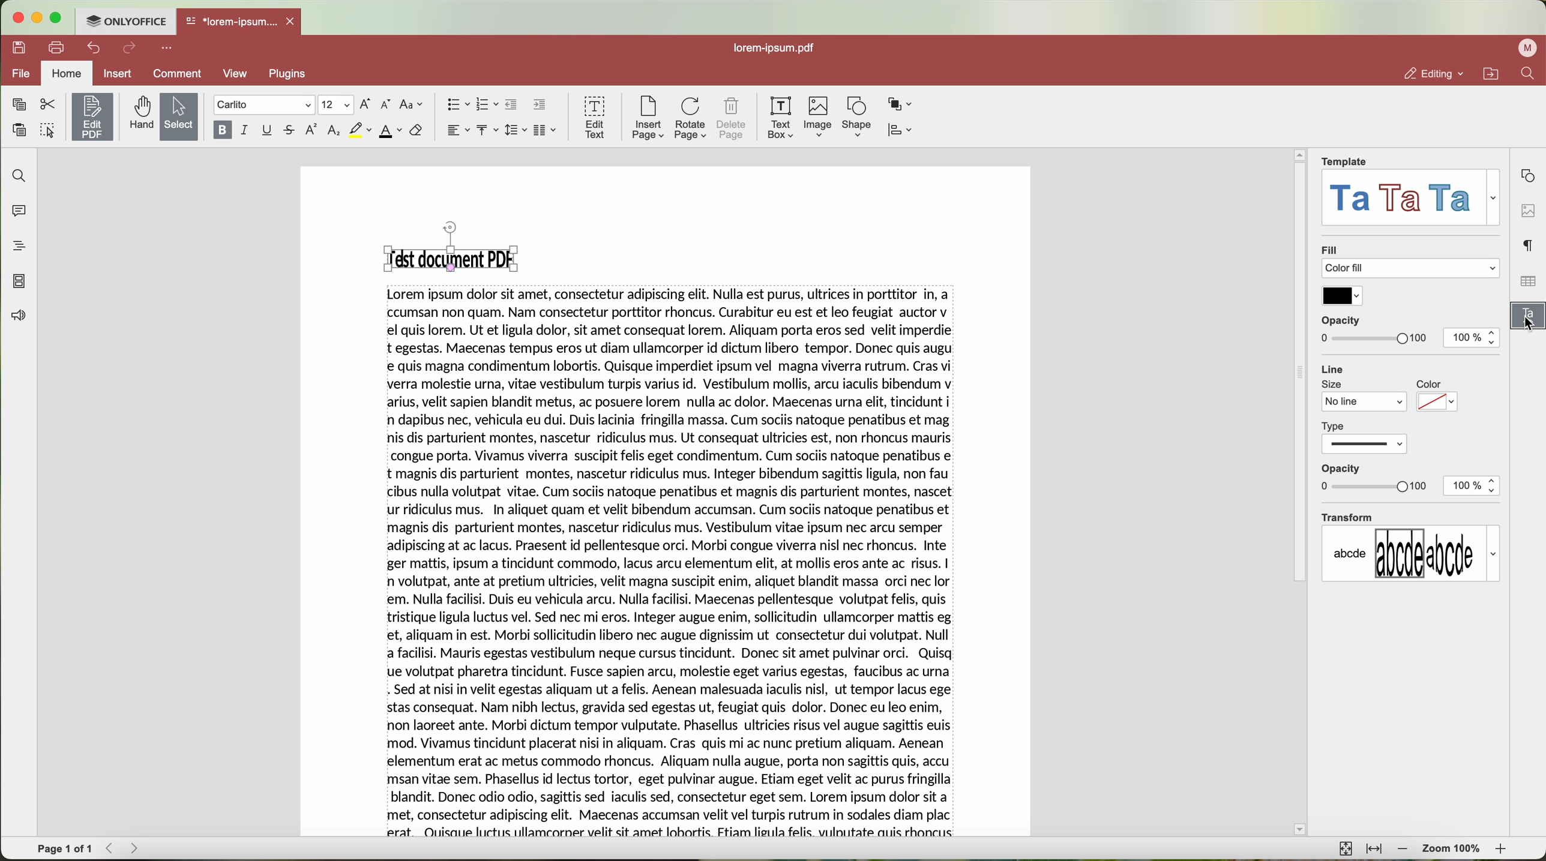 This screenshot has width=1546, height=861. Describe the element at coordinates (1374, 478) in the screenshot. I see `opacity` at that location.